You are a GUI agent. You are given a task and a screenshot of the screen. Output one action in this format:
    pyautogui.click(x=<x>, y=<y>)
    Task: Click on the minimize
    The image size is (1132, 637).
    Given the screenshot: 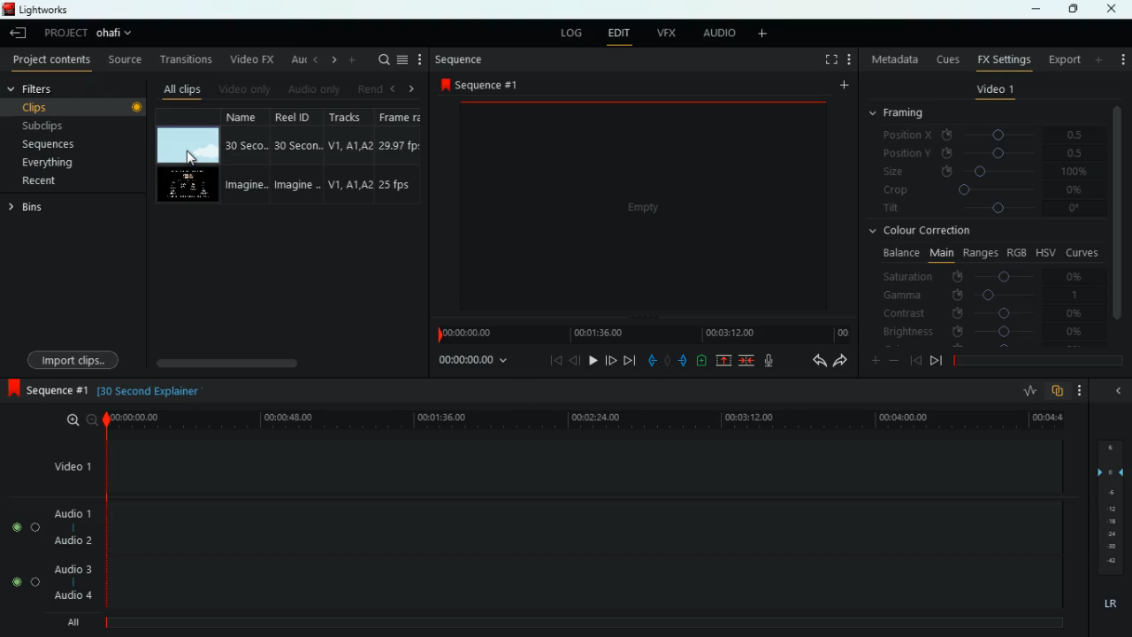 What is the action you would take?
    pyautogui.click(x=1036, y=11)
    